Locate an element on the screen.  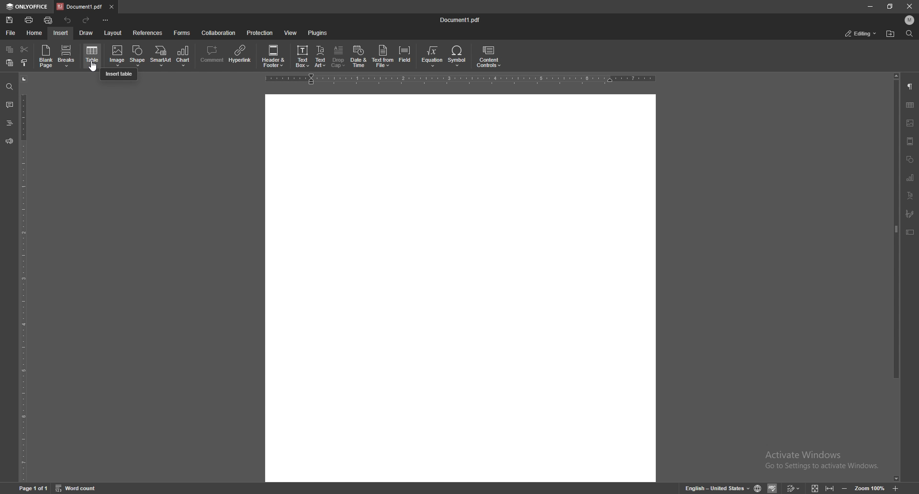
redo is located at coordinates (86, 21).